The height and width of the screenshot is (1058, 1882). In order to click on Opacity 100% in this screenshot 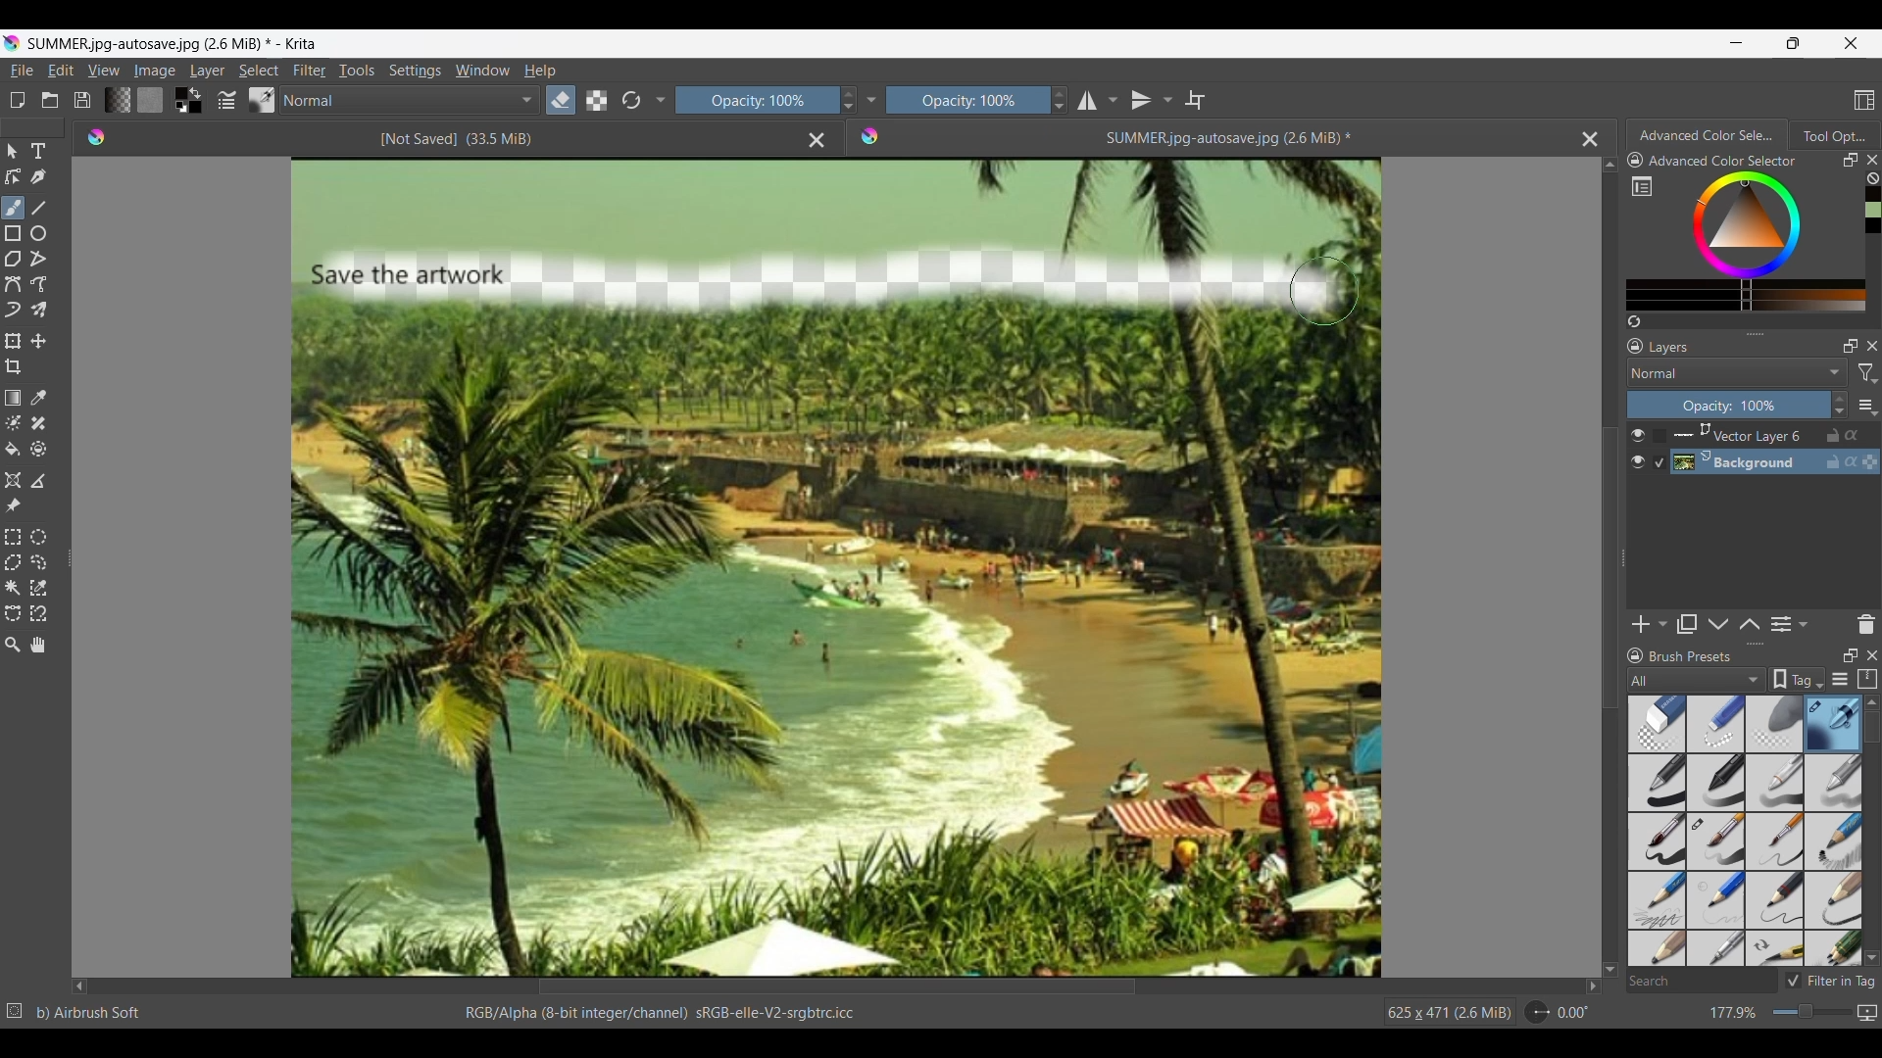, I will do `click(1728, 406)`.